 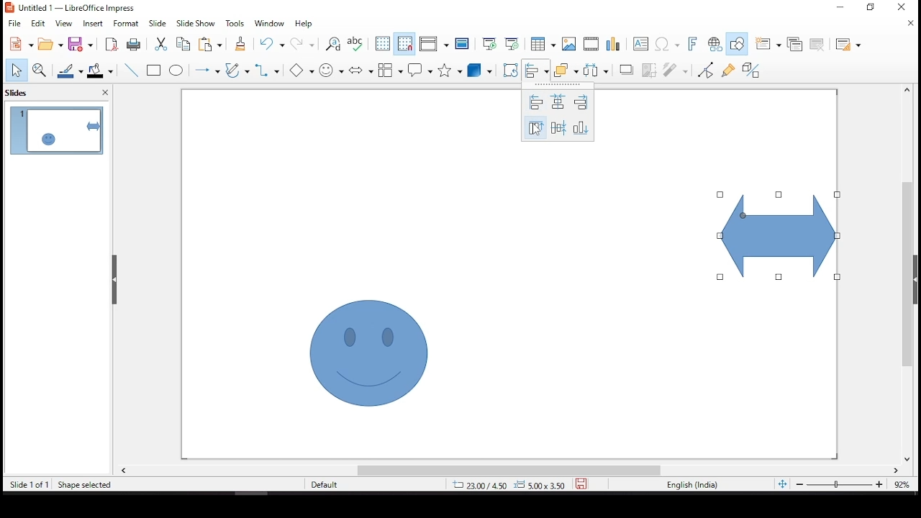 I want to click on undo, so click(x=275, y=44).